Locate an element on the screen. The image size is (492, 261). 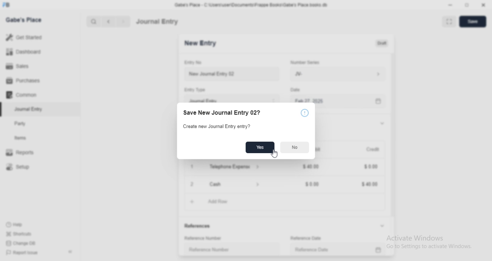
Create new Journal Entry entry? is located at coordinates (216, 126).